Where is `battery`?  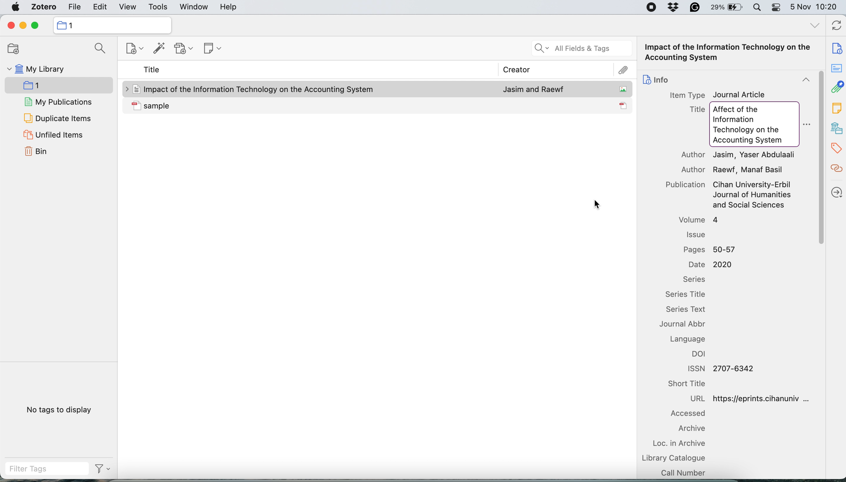
battery is located at coordinates (728, 8).